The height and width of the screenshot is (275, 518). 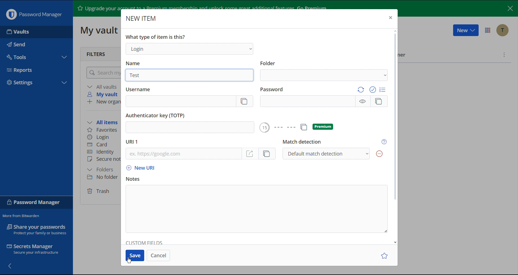 What do you see at coordinates (130, 261) in the screenshot?
I see `Cursor` at bounding box center [130, 261].